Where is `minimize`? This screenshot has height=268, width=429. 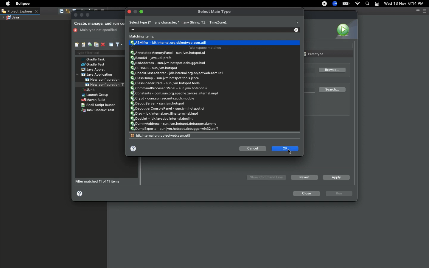
minimize is located at coordinates (136, 12).